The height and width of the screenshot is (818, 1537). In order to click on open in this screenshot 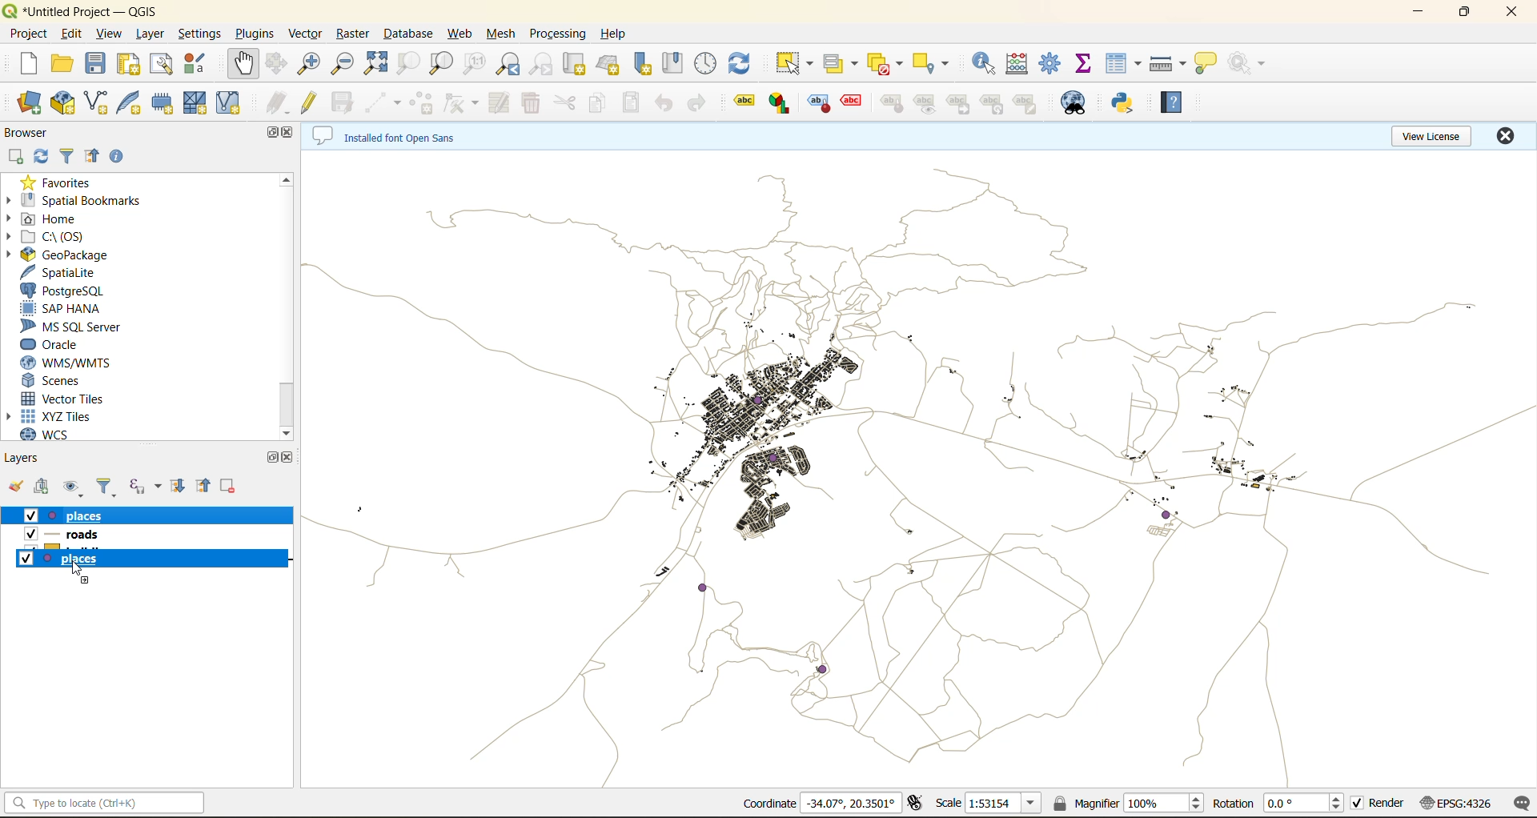, I will do `click(58, 64)`.